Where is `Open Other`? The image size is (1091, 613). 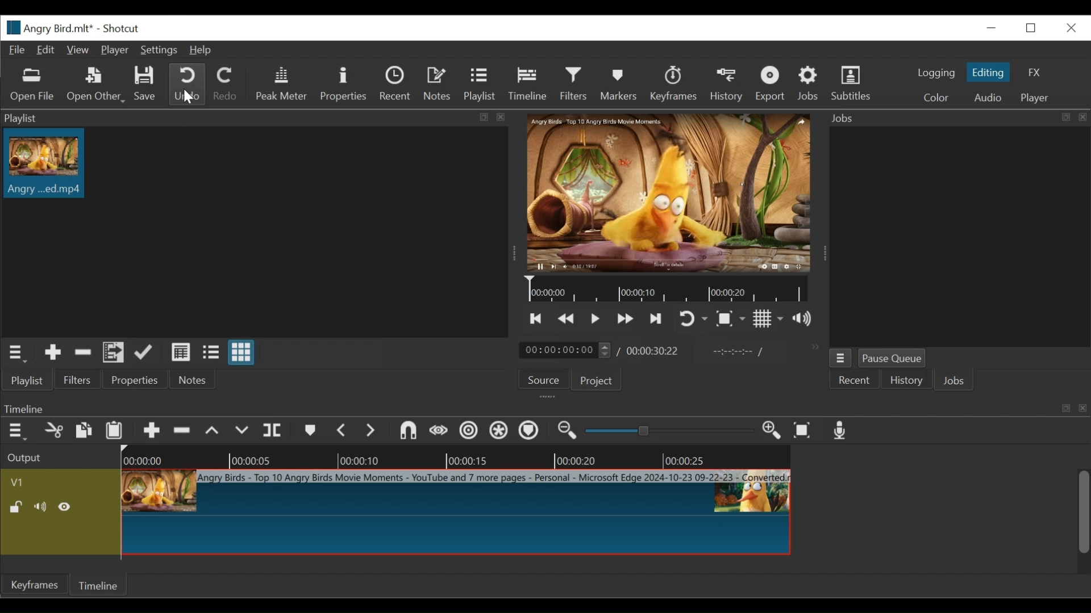
Open Other is located at coordinates (96, 86).